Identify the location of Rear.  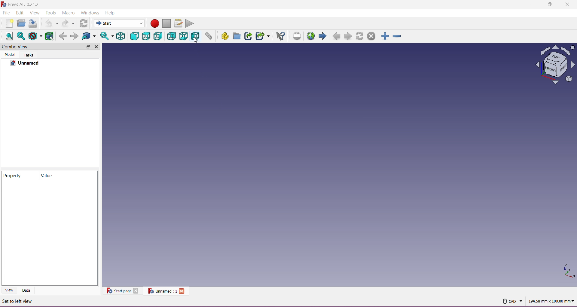
(171, 36).